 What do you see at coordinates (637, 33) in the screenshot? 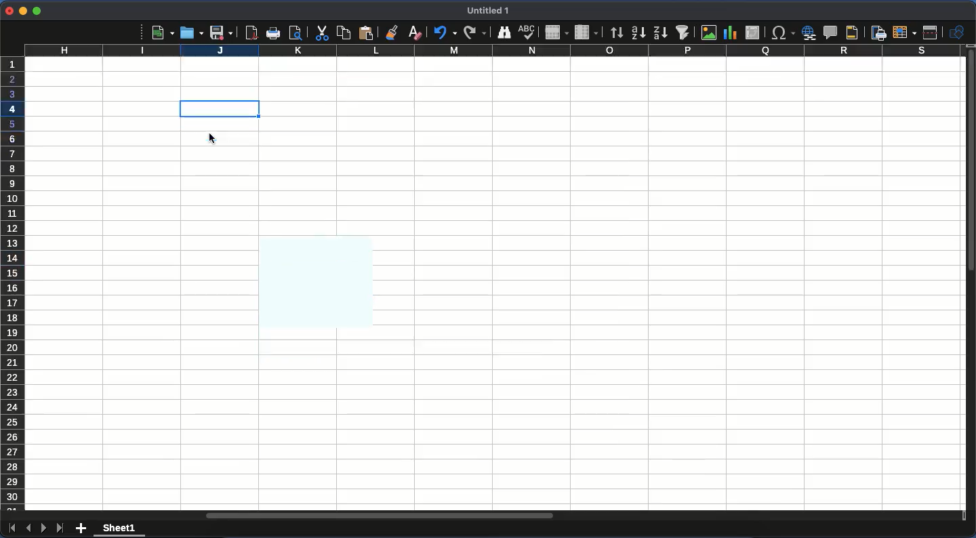
I see `ascending` at bounding box center [637, 33].